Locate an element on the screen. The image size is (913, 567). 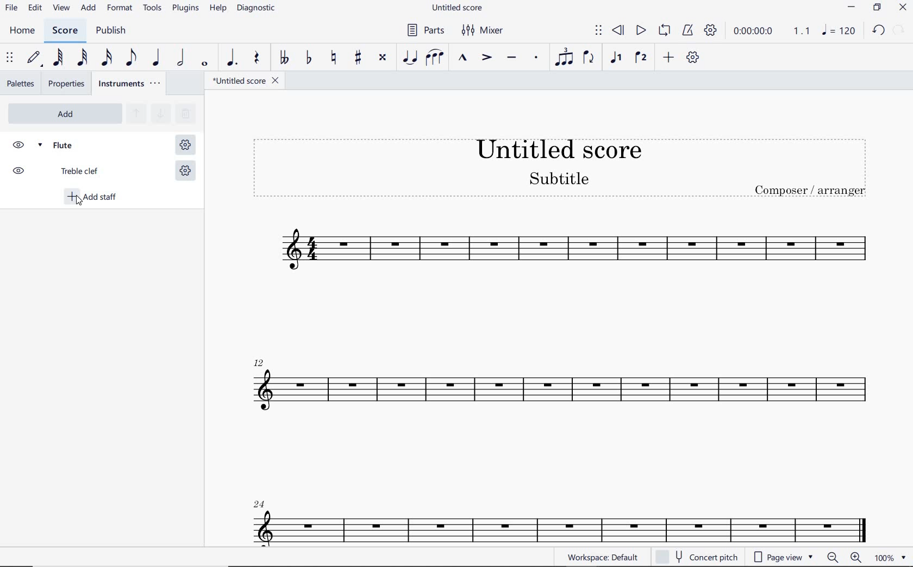
HELP is located at coordinates (218, 10).